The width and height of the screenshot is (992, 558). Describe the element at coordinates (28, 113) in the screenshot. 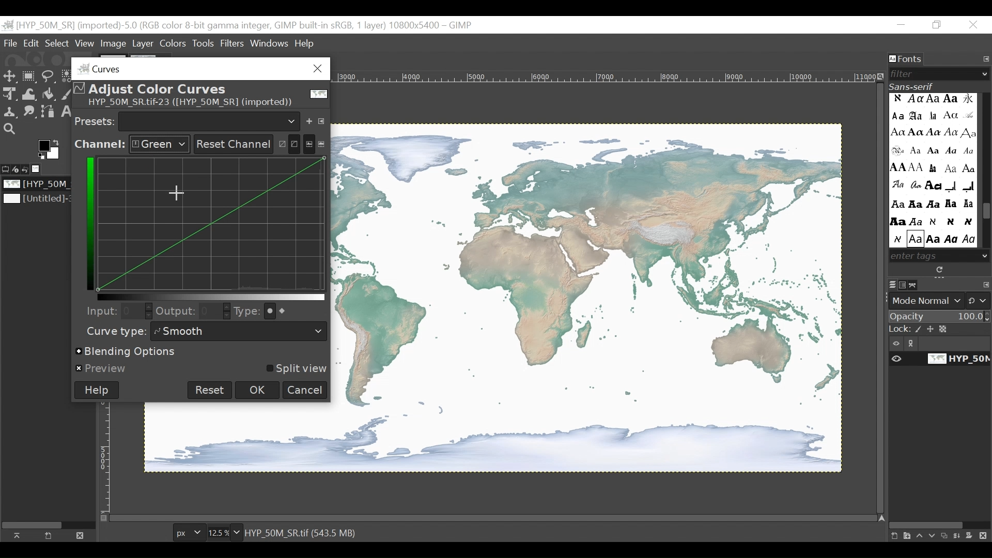

I see `Smudge Tool` at that location.